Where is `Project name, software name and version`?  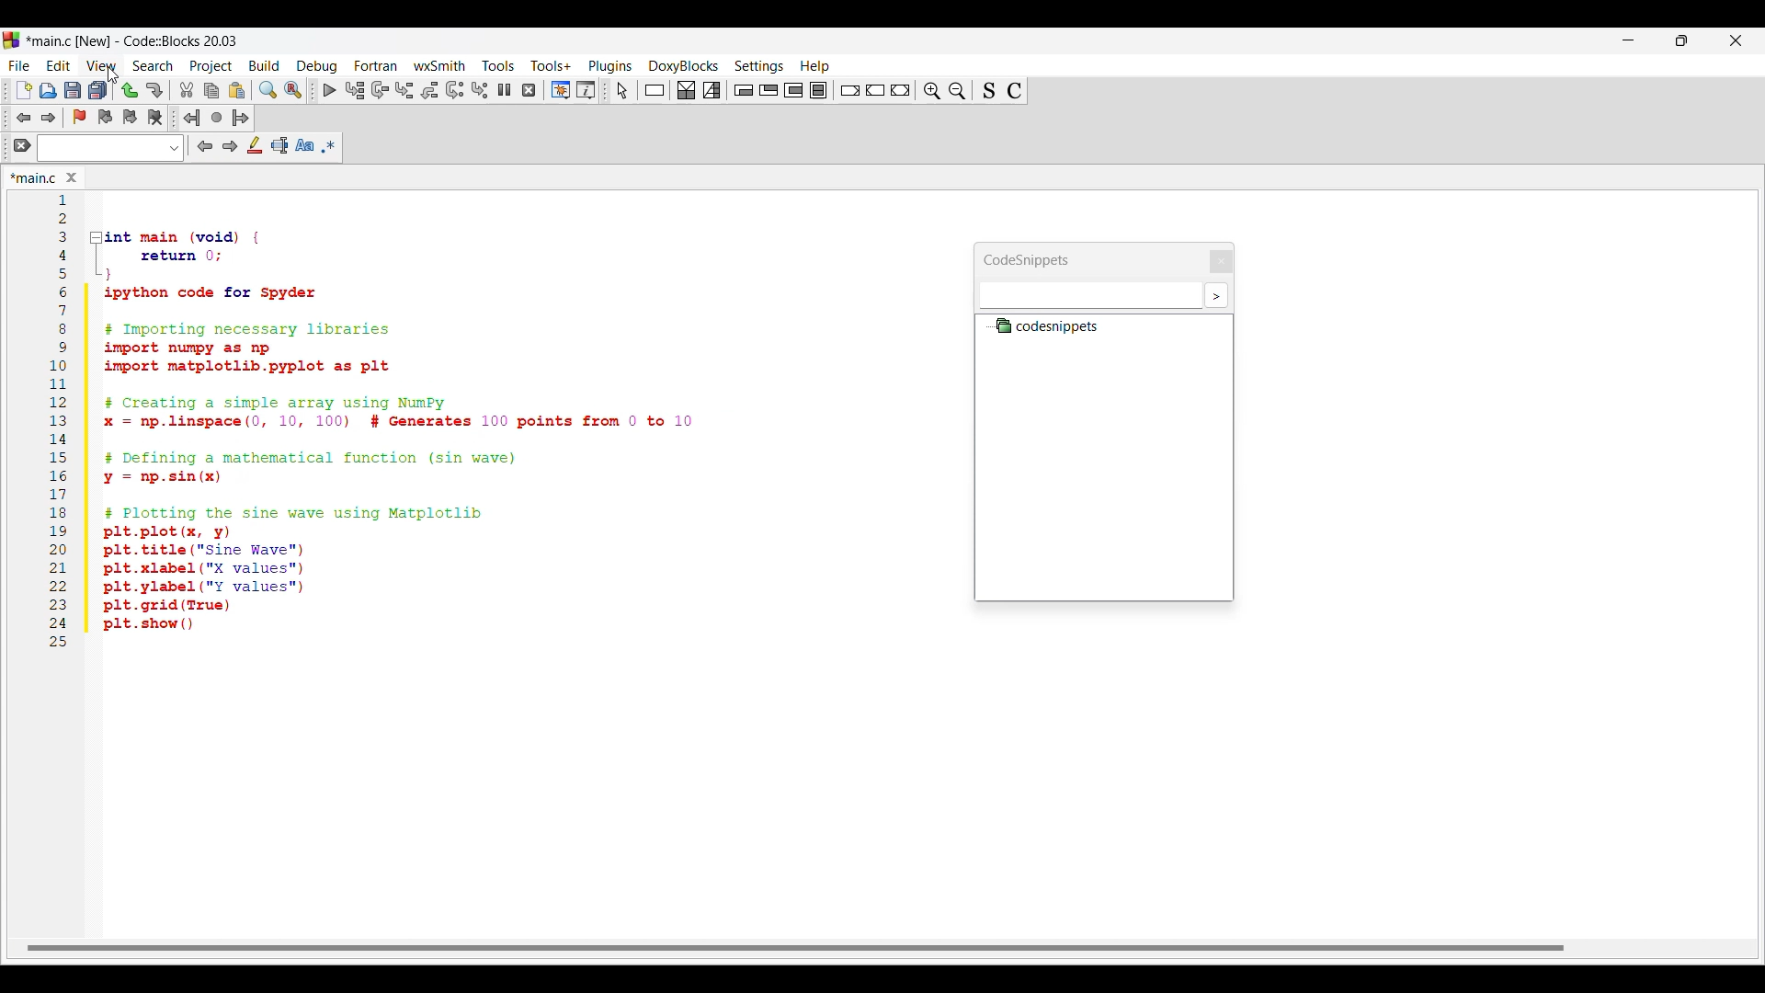 Project name, software name and version is located at coordinates (133, 40).